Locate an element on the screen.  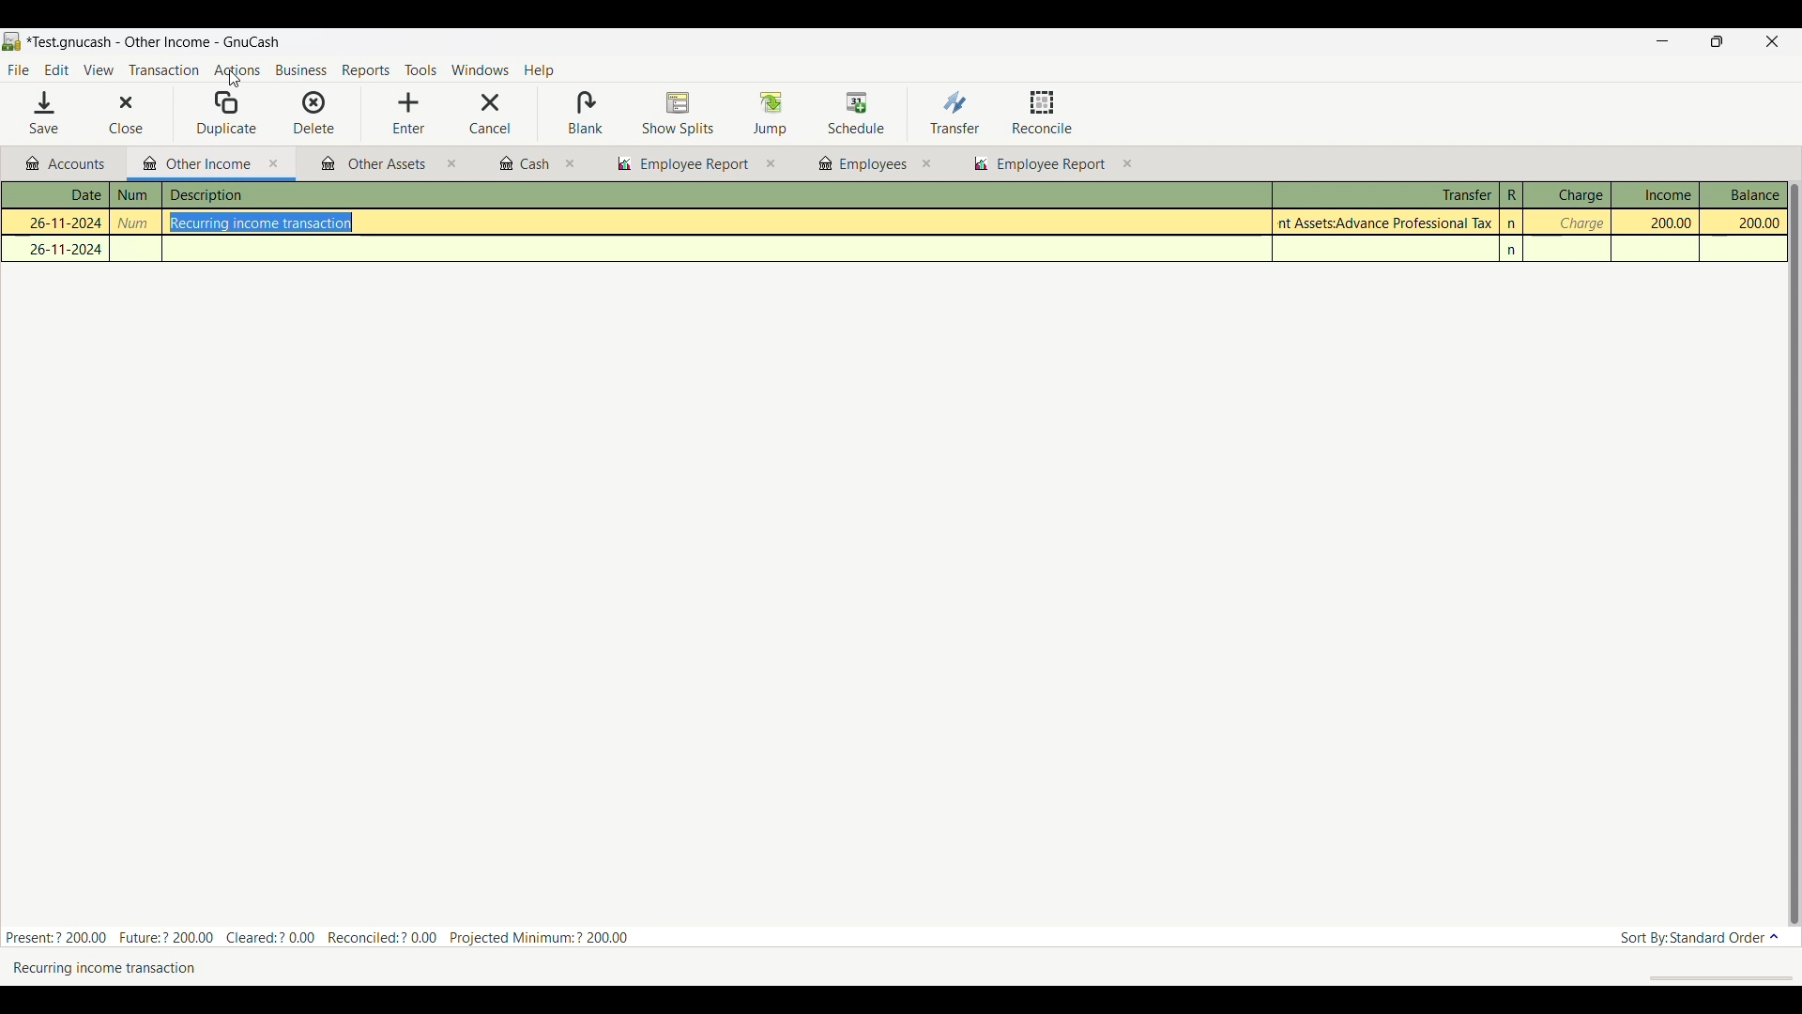
26-11-2024 is located at coordinates (57, 221).